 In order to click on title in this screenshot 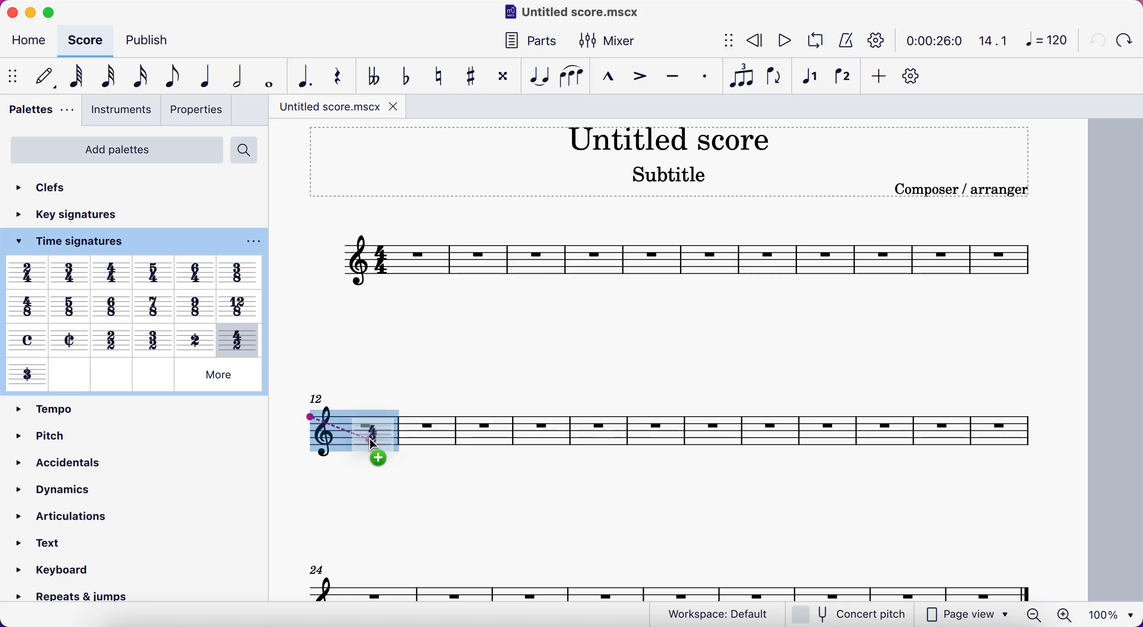, I will do `click(669, 138)`.